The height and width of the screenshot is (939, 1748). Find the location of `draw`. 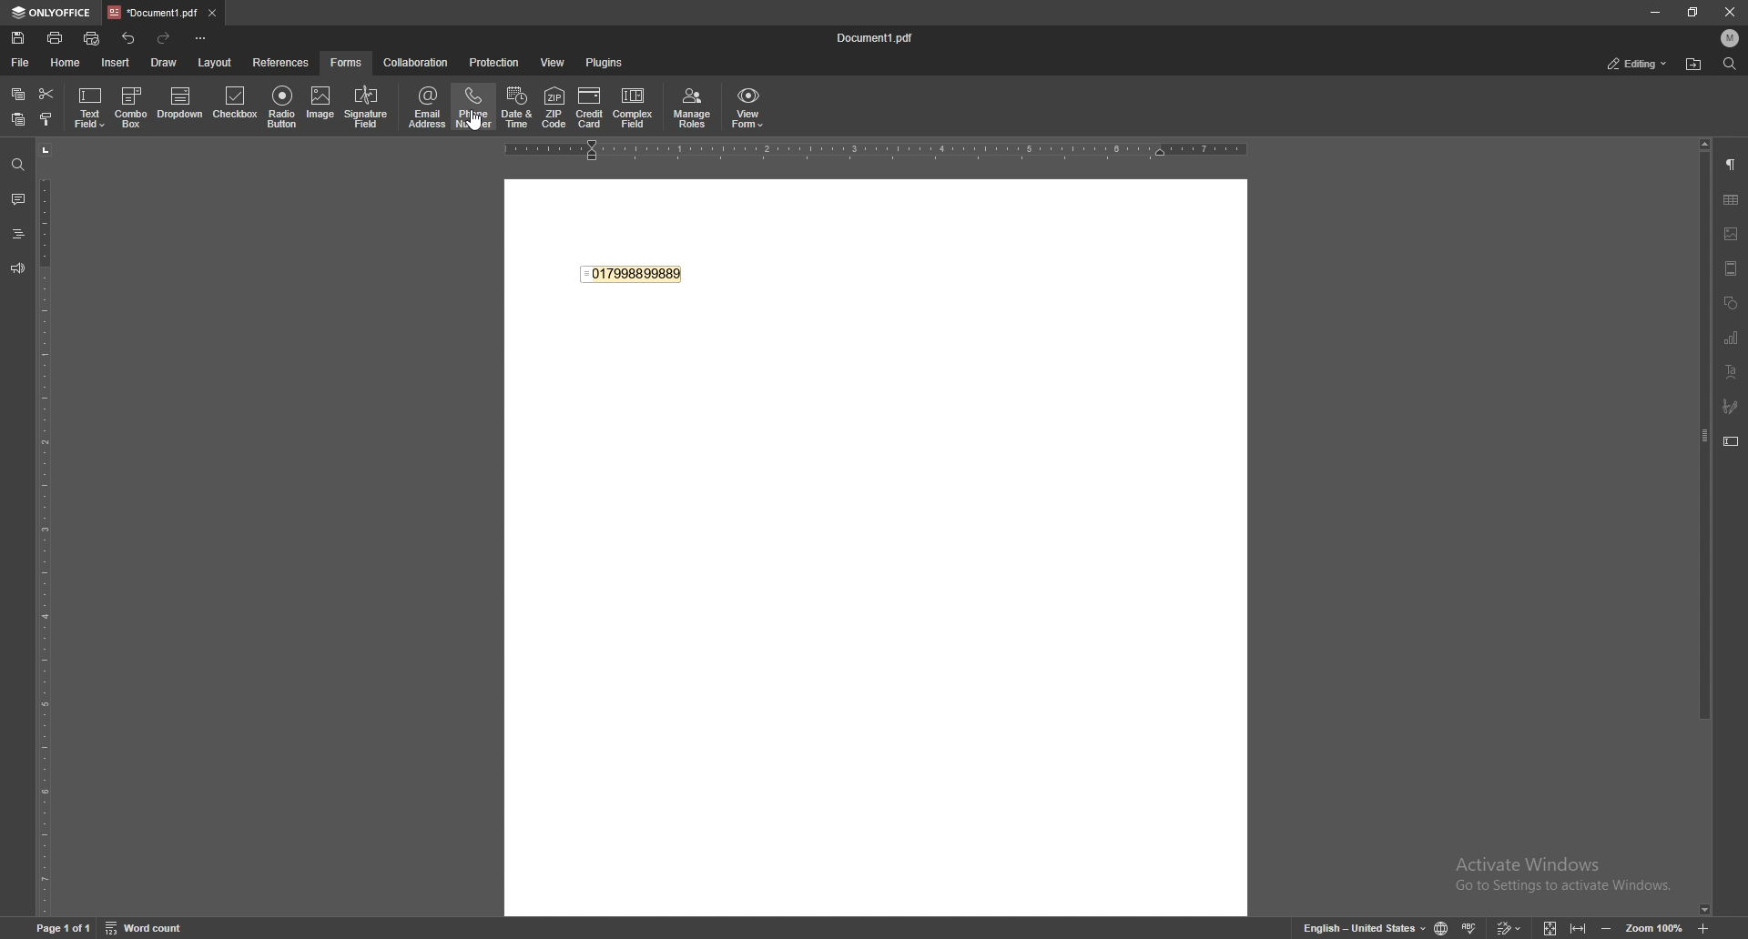

draw is located at coordinates (164, 63).